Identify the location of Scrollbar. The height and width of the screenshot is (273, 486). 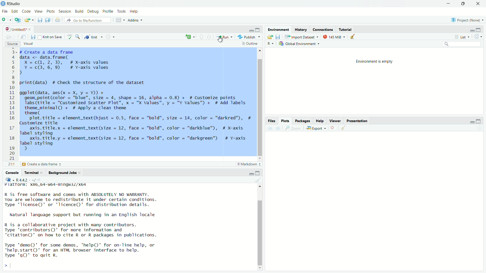
(259, 229).